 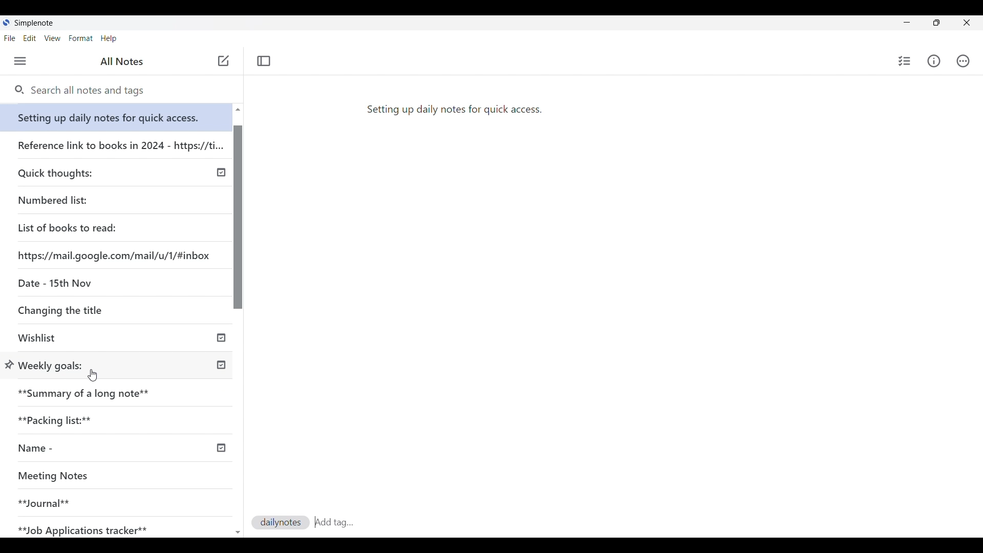 What do you see at coordinates (10, 38) in the screenshot?
I see `File menu` at bounding box center [10, 38].